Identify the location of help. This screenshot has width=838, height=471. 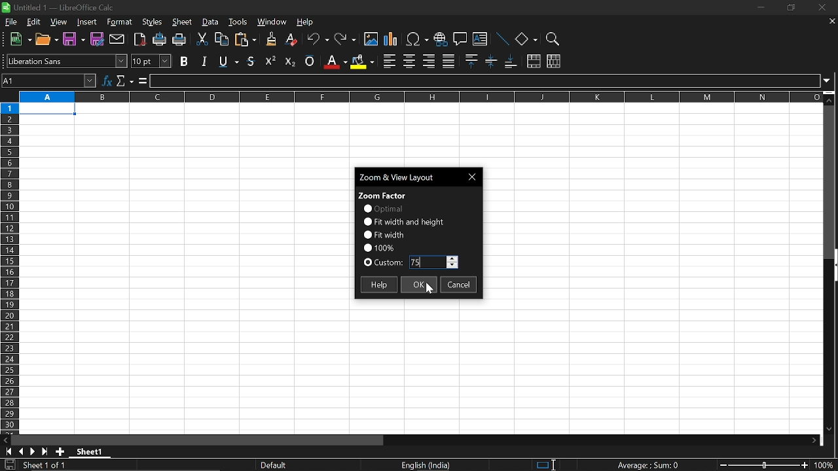
(306, 24).